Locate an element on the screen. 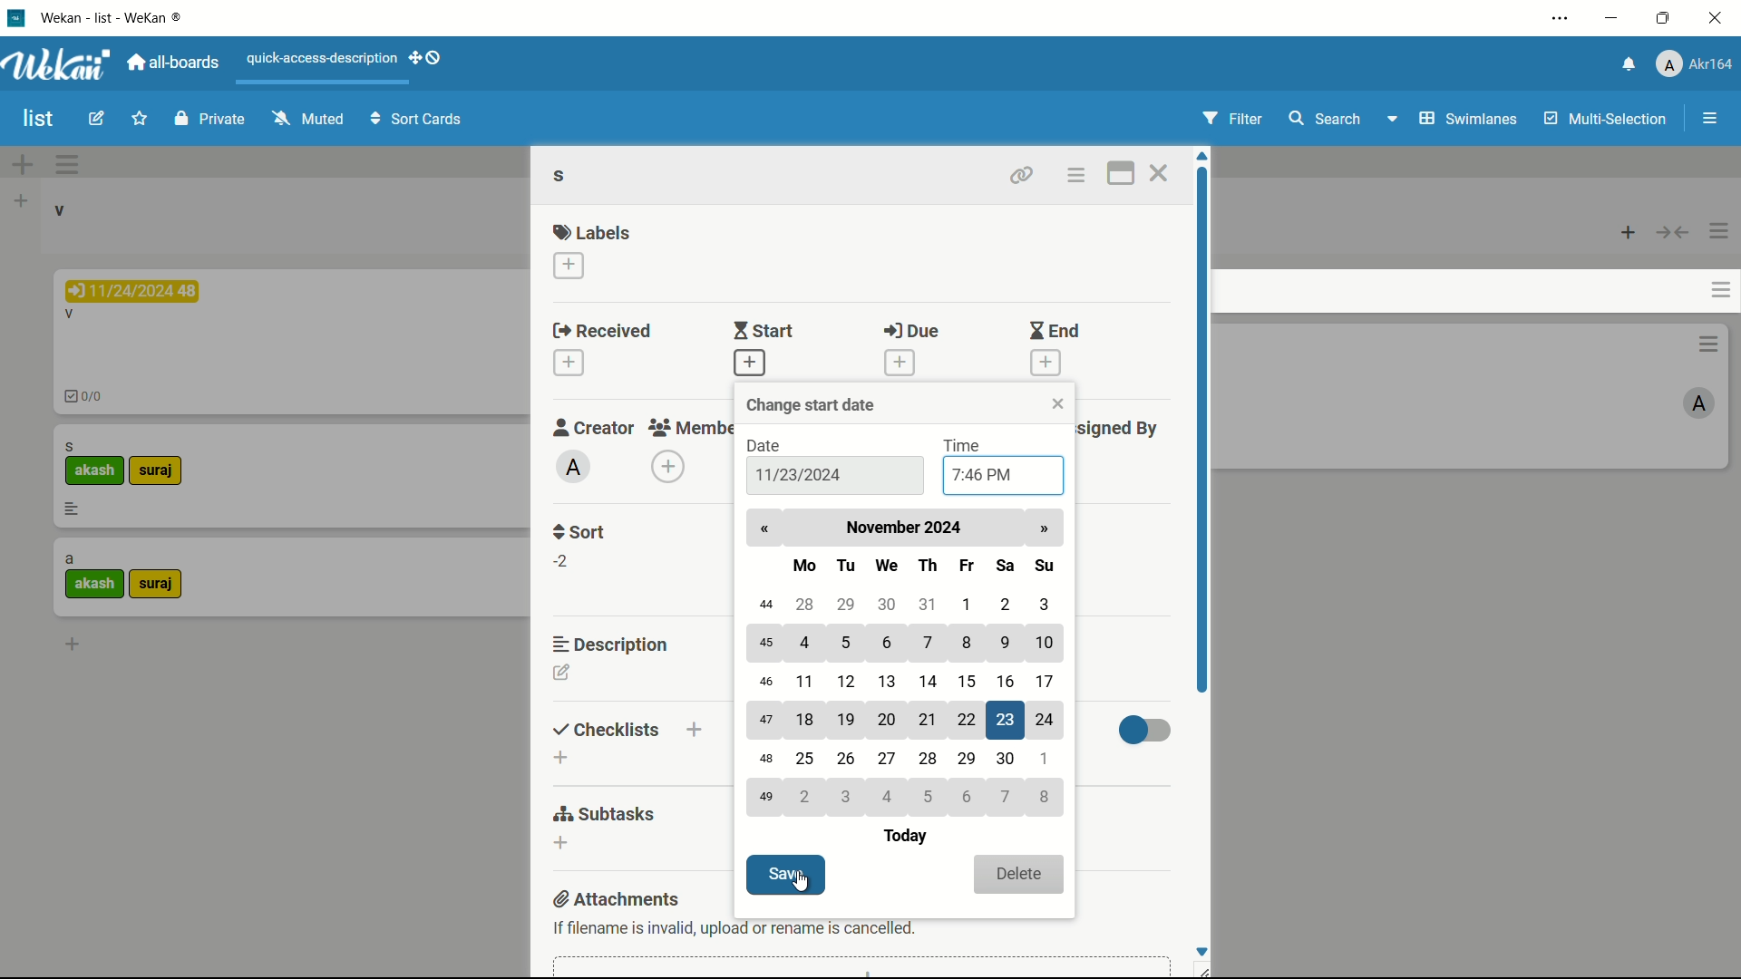 This screenshot has width=1741, height=979. description is located at coordinates (72, 509).